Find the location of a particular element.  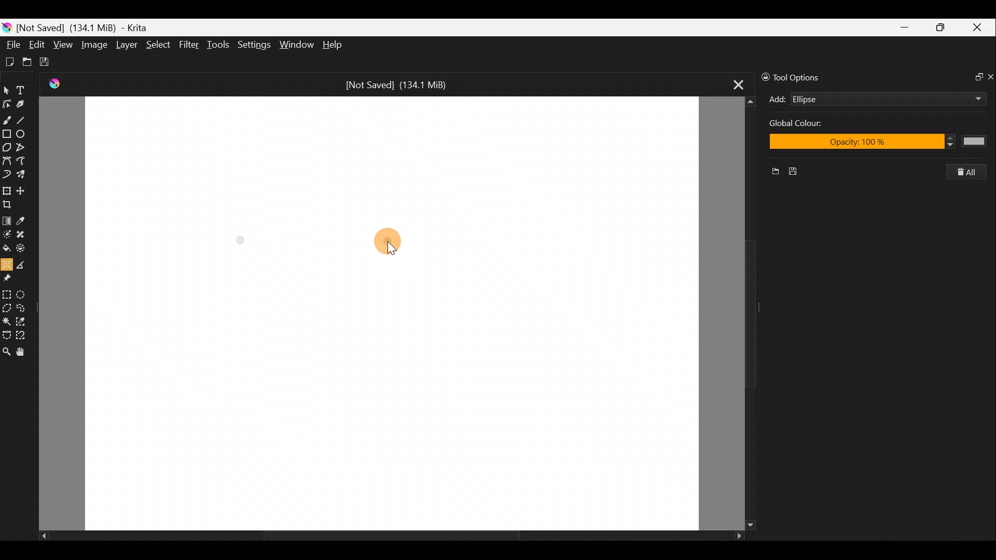

Window is located at coordinates (298, 44).